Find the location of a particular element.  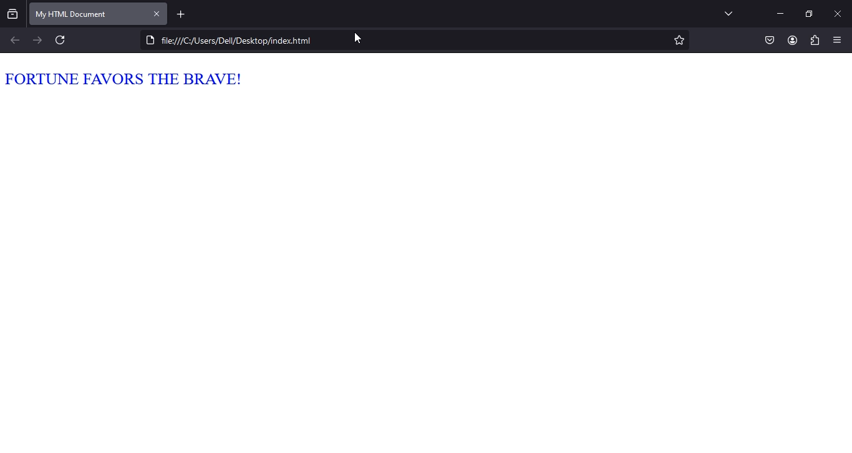

restore window is located at coordinates (810, 13).